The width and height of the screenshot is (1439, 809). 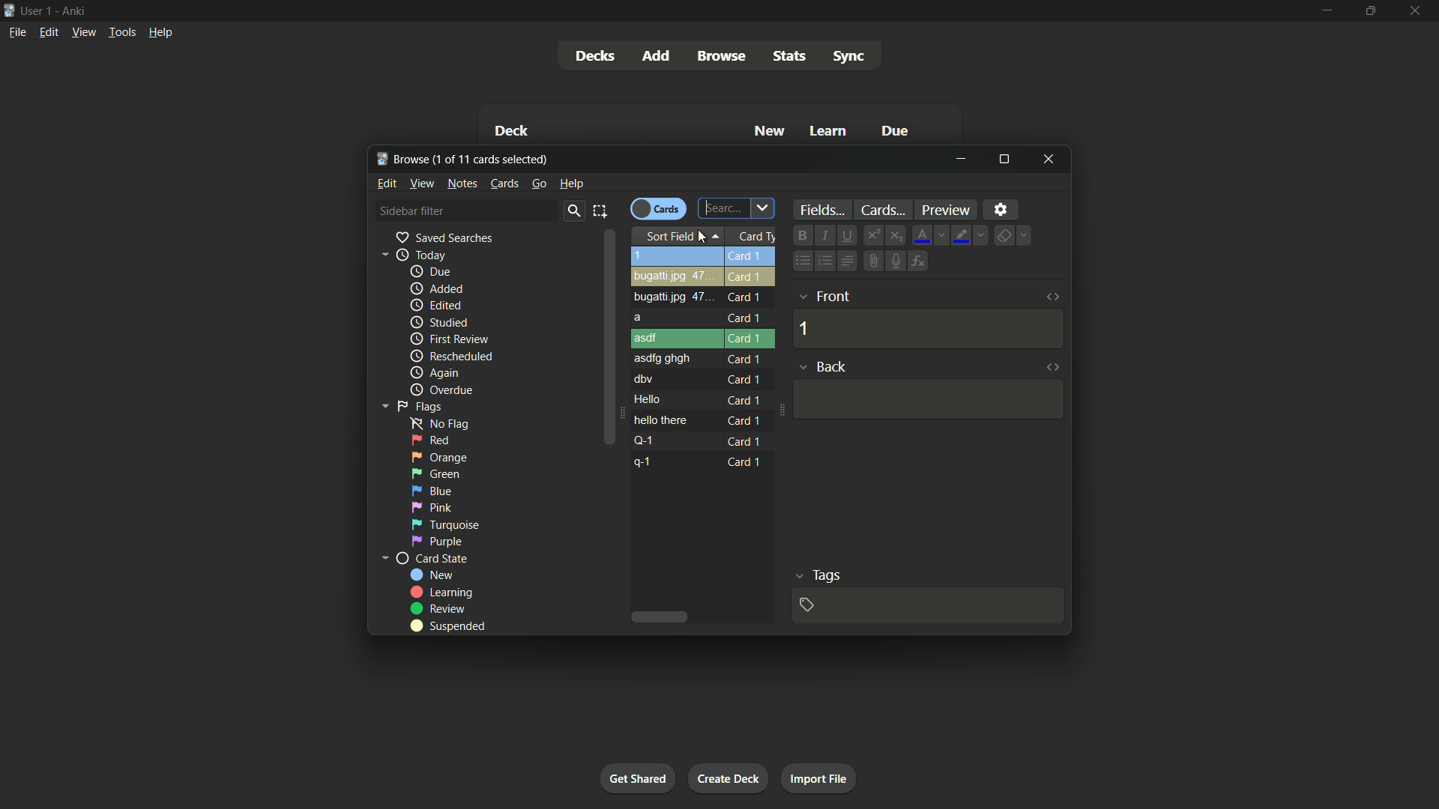 What do you see at coordinates (851, 56) in the screenshot?
I see `sync` at bounding box center [851, 56].